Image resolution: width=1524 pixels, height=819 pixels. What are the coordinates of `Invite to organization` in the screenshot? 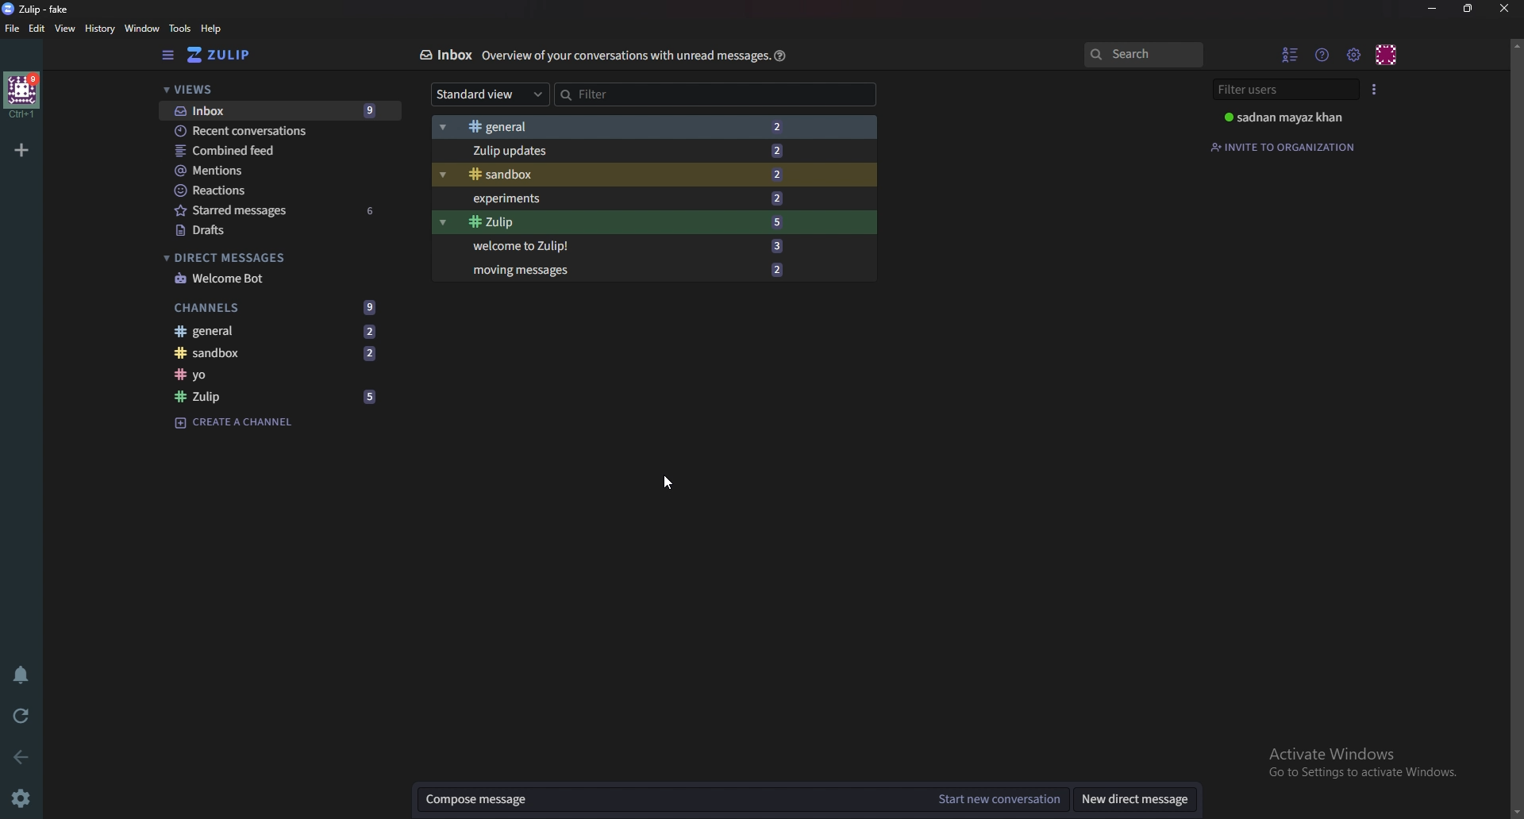 It's located at (1283, 147).